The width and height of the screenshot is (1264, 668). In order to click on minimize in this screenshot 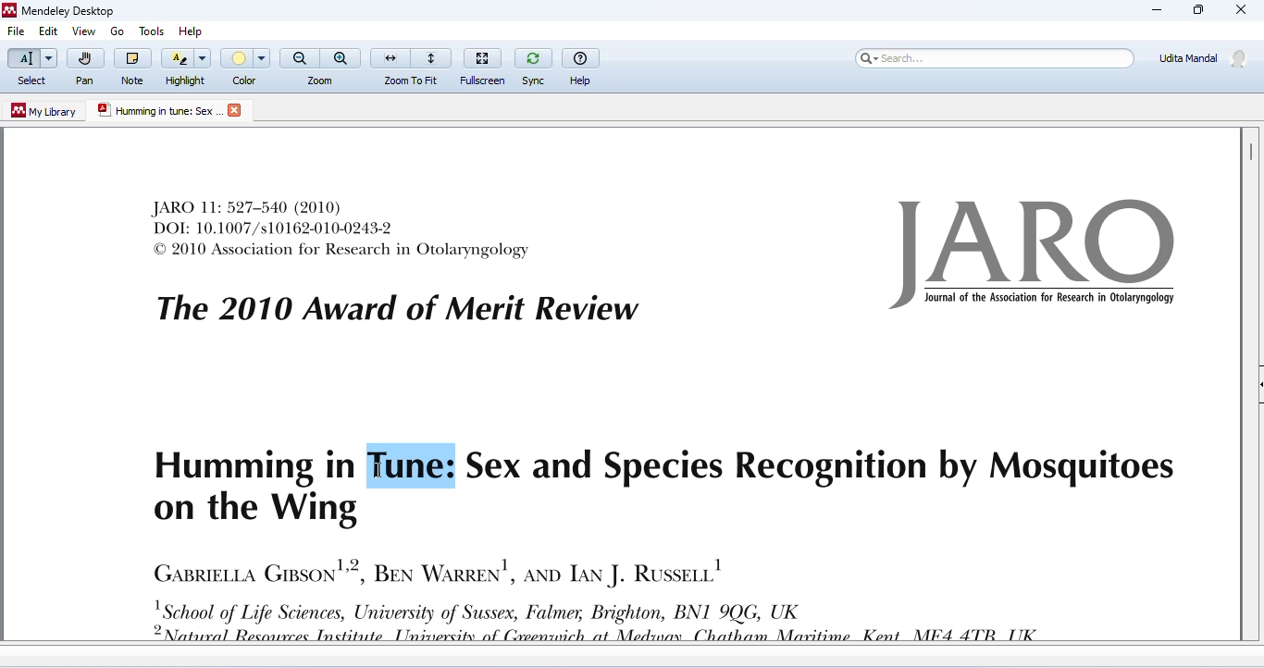, I will do `click(1157, 10)`.